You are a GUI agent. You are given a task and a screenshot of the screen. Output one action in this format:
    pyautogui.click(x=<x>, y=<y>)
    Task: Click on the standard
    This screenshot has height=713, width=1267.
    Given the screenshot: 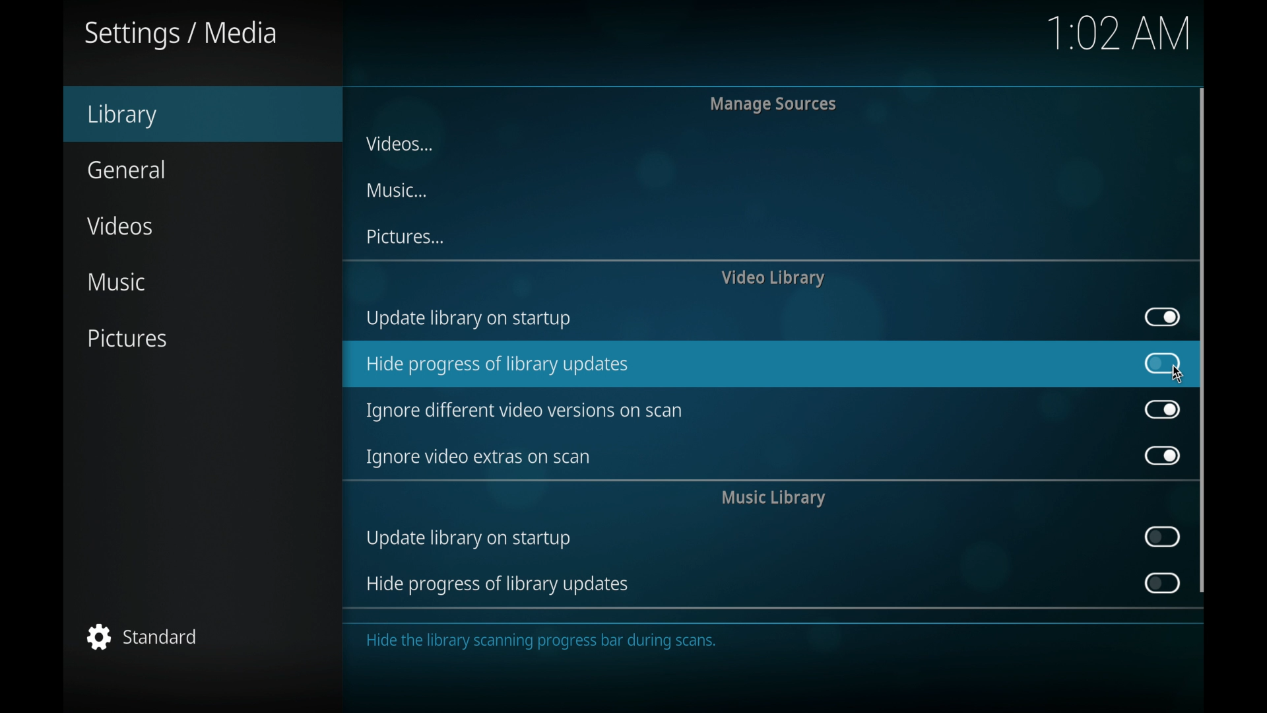 What is the action you would take?
    pyautogui.click(x=141, y=636)
    